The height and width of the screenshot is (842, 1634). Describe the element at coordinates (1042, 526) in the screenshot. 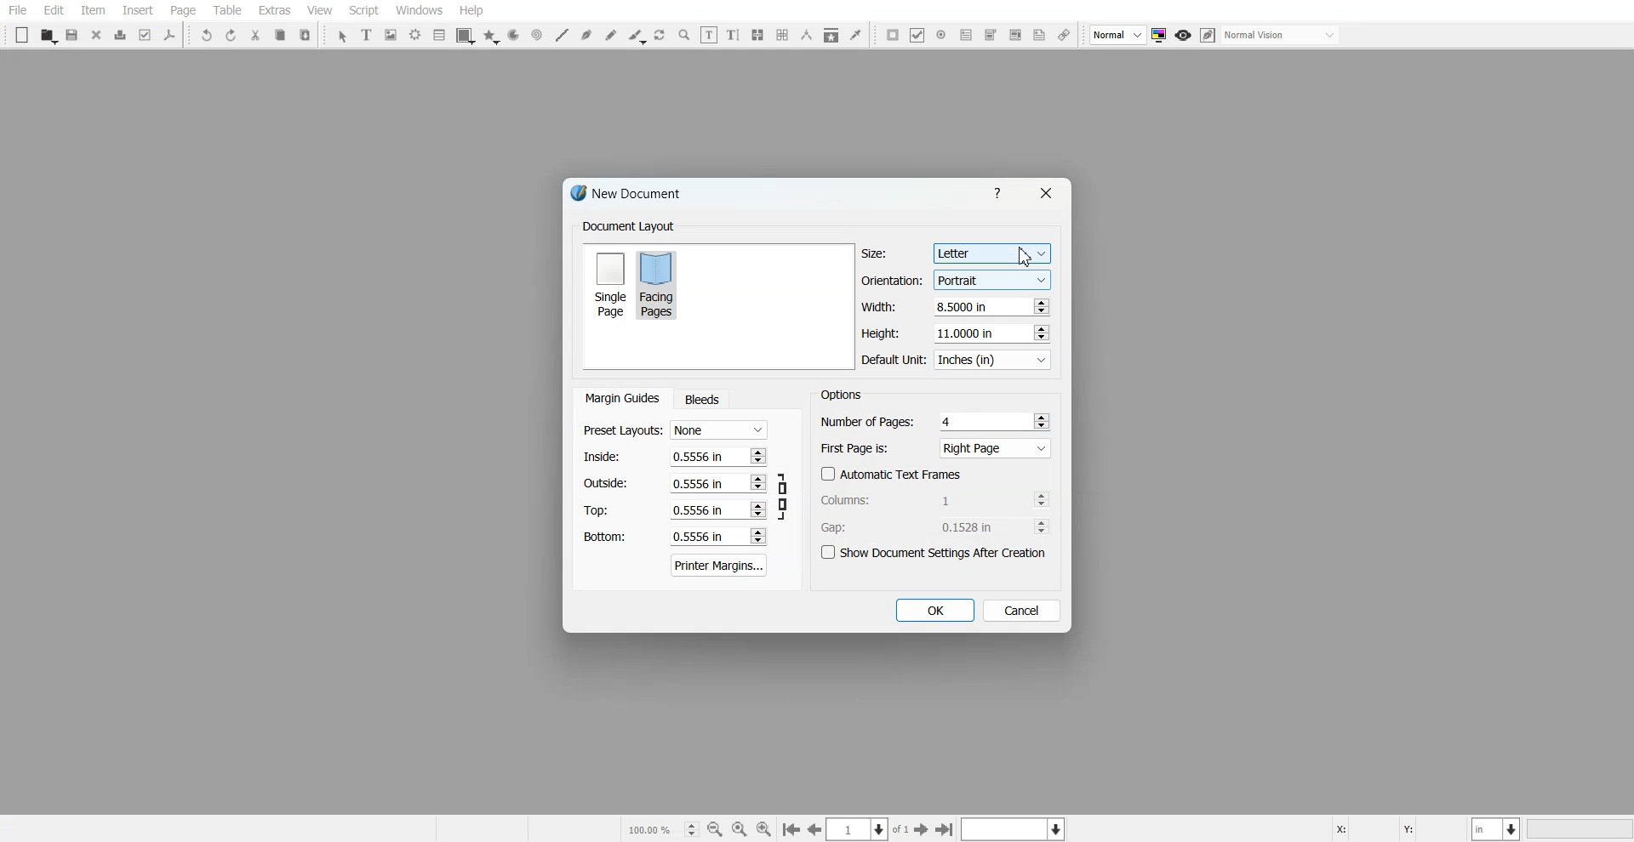

I see `Increase and decrease No. ` at that location.